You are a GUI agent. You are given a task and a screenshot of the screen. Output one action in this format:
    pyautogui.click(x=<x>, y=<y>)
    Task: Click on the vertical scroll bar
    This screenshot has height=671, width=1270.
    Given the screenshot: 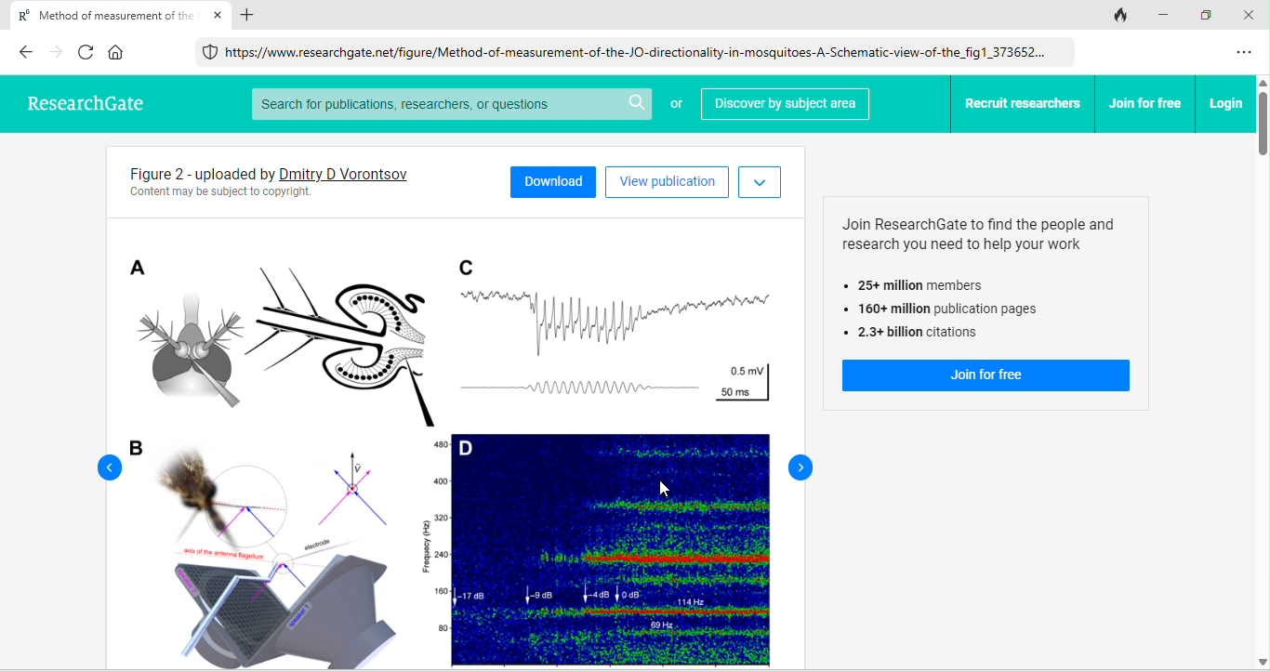 What is the action you would take?
    pyautogui.click(x=1262, y=373)
    